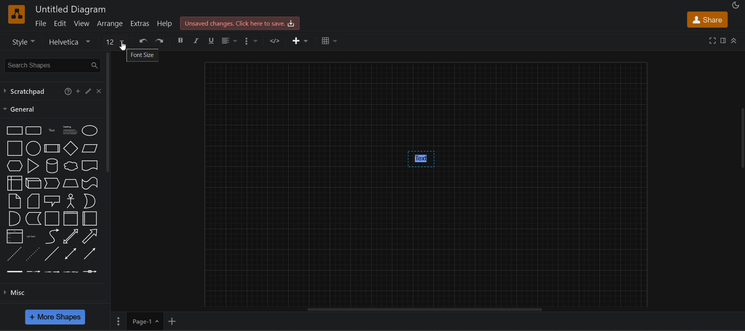 This screenshot has width=745, height=331. I want to click on add new page, so click(172, 321).